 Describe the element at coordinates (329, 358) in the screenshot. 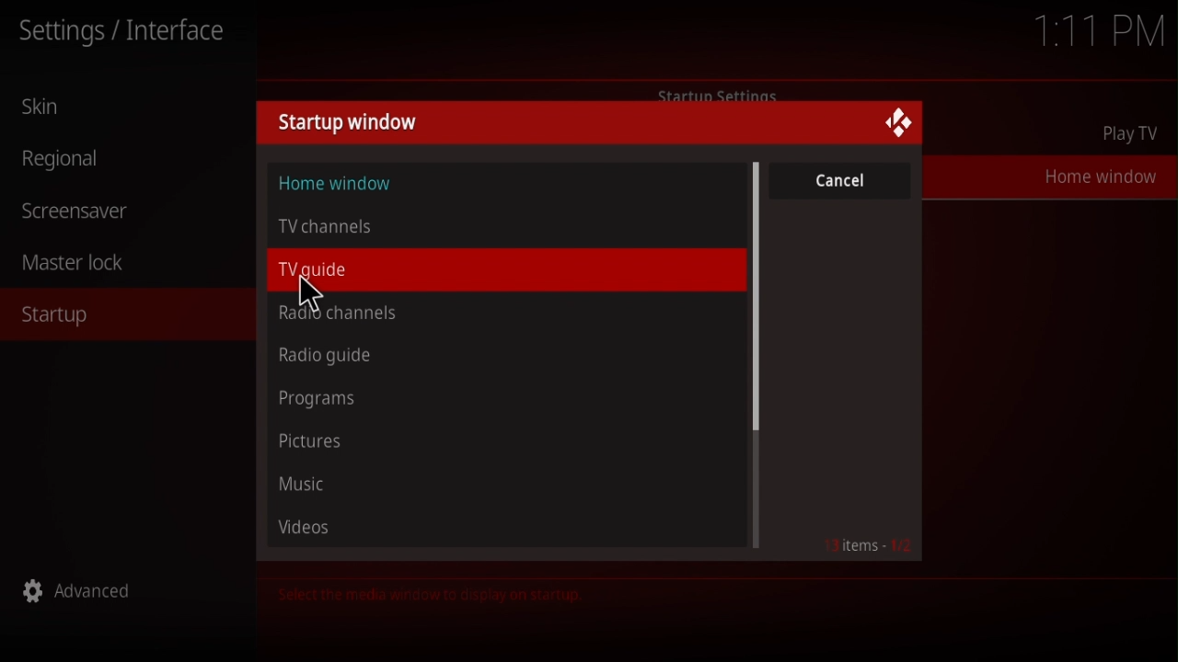

I see `radio guide` at that location.